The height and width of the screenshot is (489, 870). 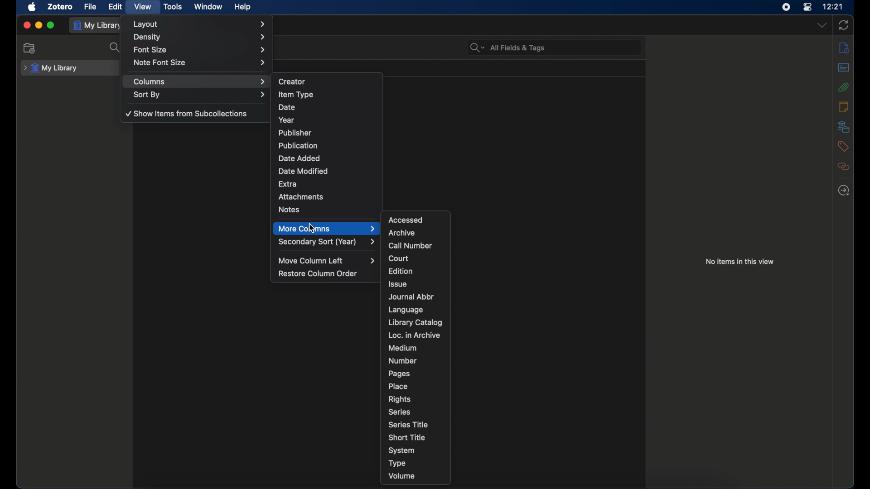 I want to click on volume, so click(x=401, y=476).